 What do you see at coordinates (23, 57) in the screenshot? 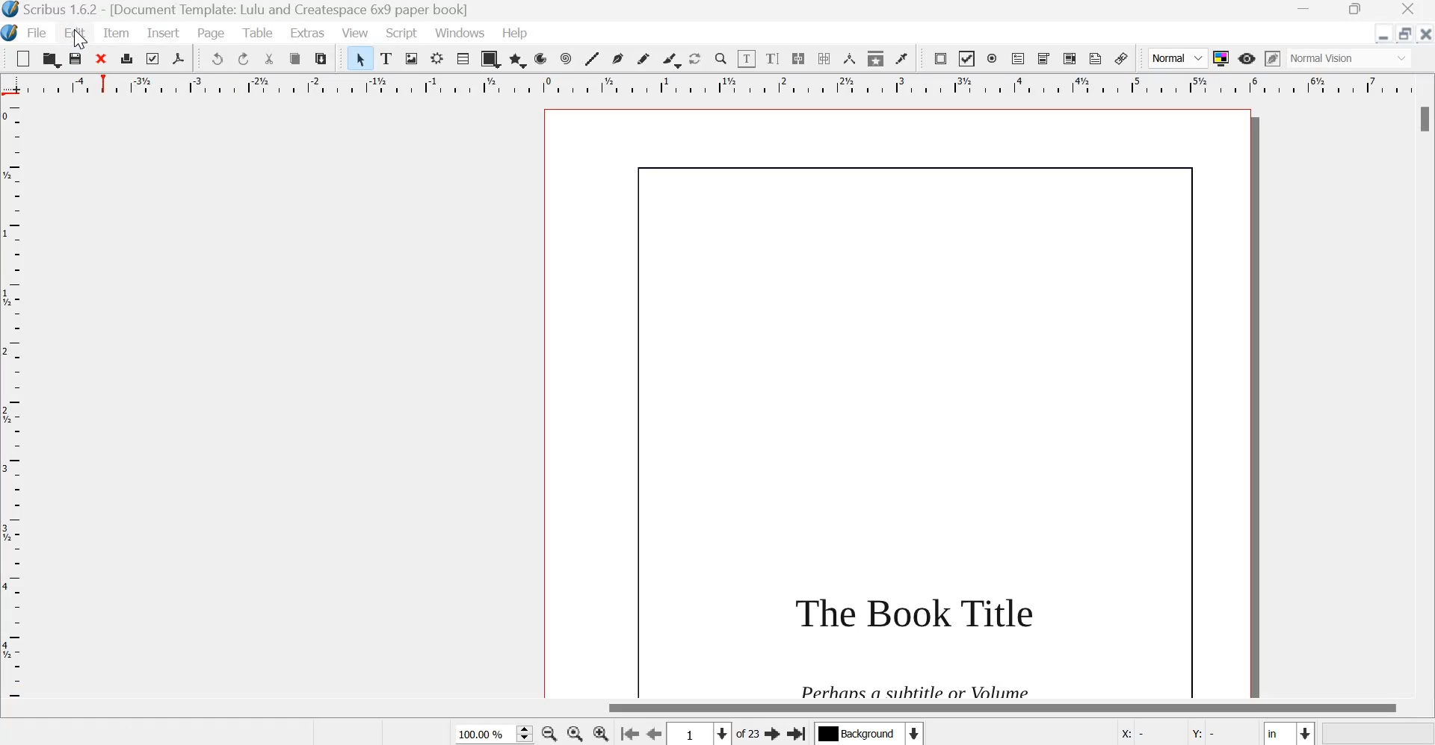
I see `New` at bounding box center [23, 57].